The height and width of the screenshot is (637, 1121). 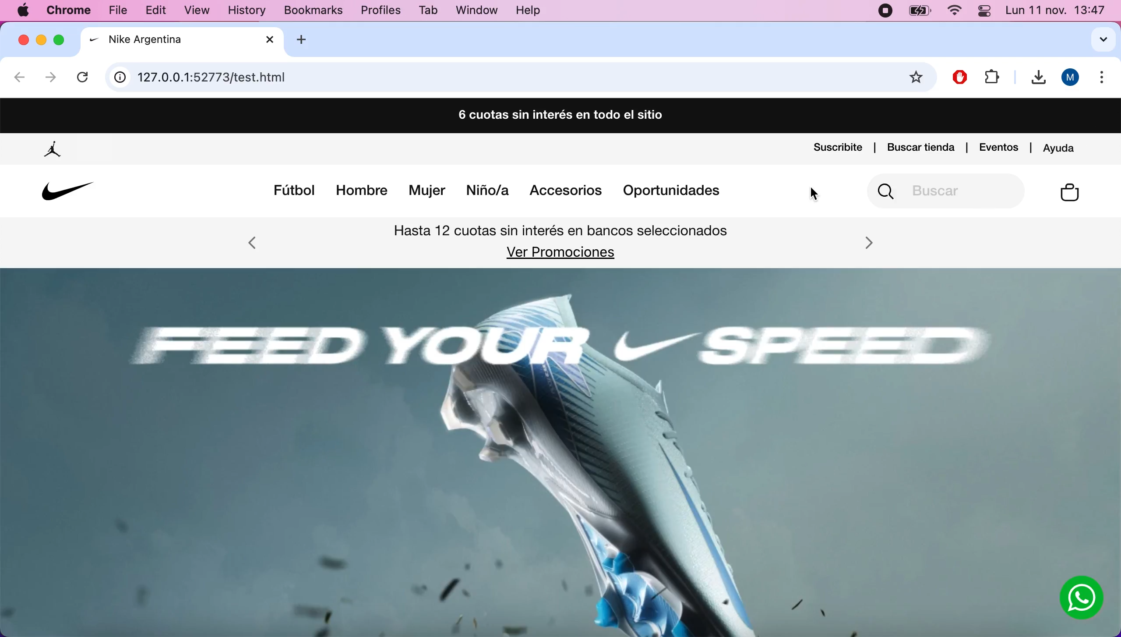 What do you see at coordinates (253, 245) in the screenshot?
I see `Go left` at bounding box center [253, 245].